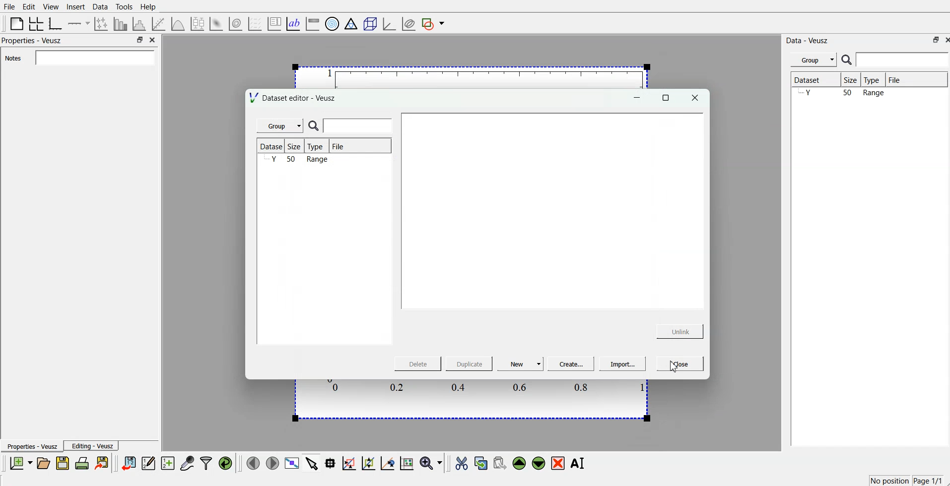 Image resolution: width=950 pixels, height=486 pixels. Describe the element at coordinates (578, 463) in the screenshot. I see `rename the selected widgets` at that location.